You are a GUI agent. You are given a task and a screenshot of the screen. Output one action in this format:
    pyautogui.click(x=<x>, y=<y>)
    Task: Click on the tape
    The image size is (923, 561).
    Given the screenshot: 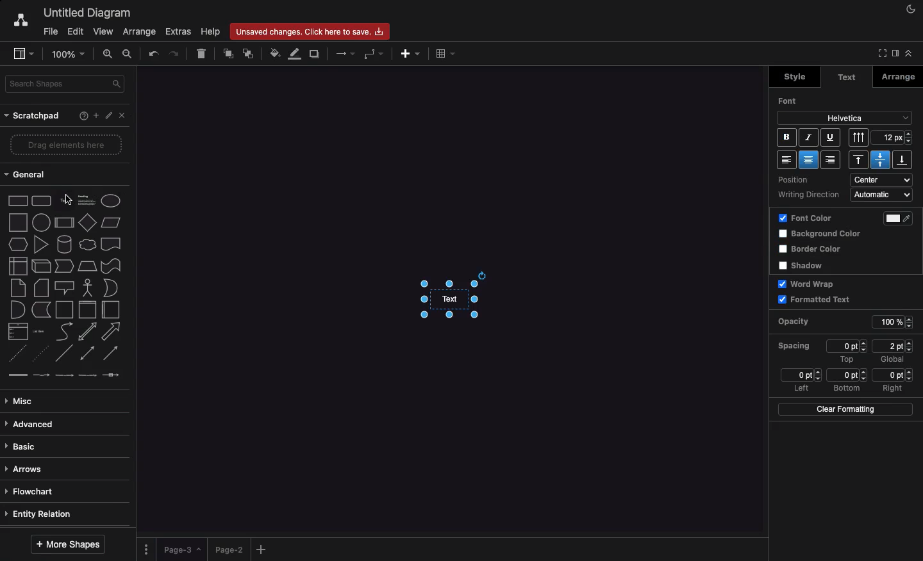 What is the action you would take?
    pyautogui.click(x=111, y=266)
    